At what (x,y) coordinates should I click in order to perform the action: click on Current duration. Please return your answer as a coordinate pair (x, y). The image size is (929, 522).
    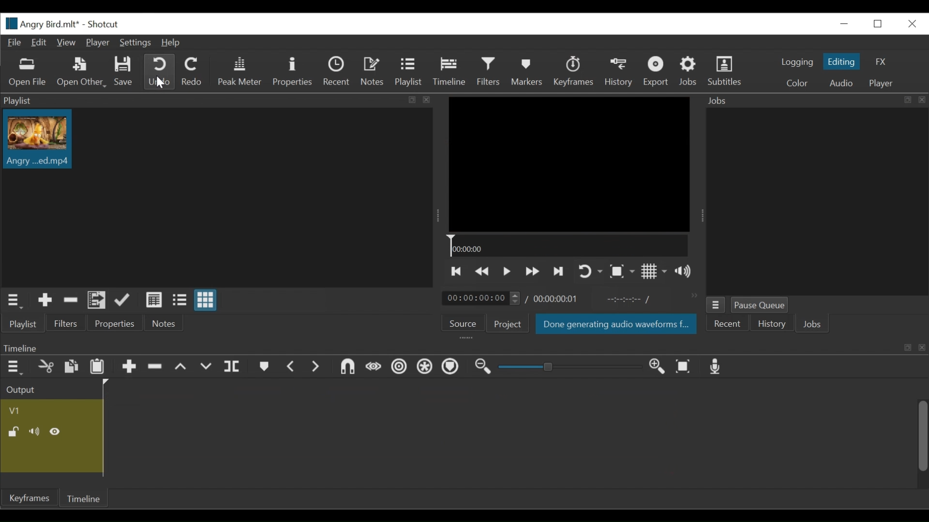
    Looking at the image, I should click on (481, 298).